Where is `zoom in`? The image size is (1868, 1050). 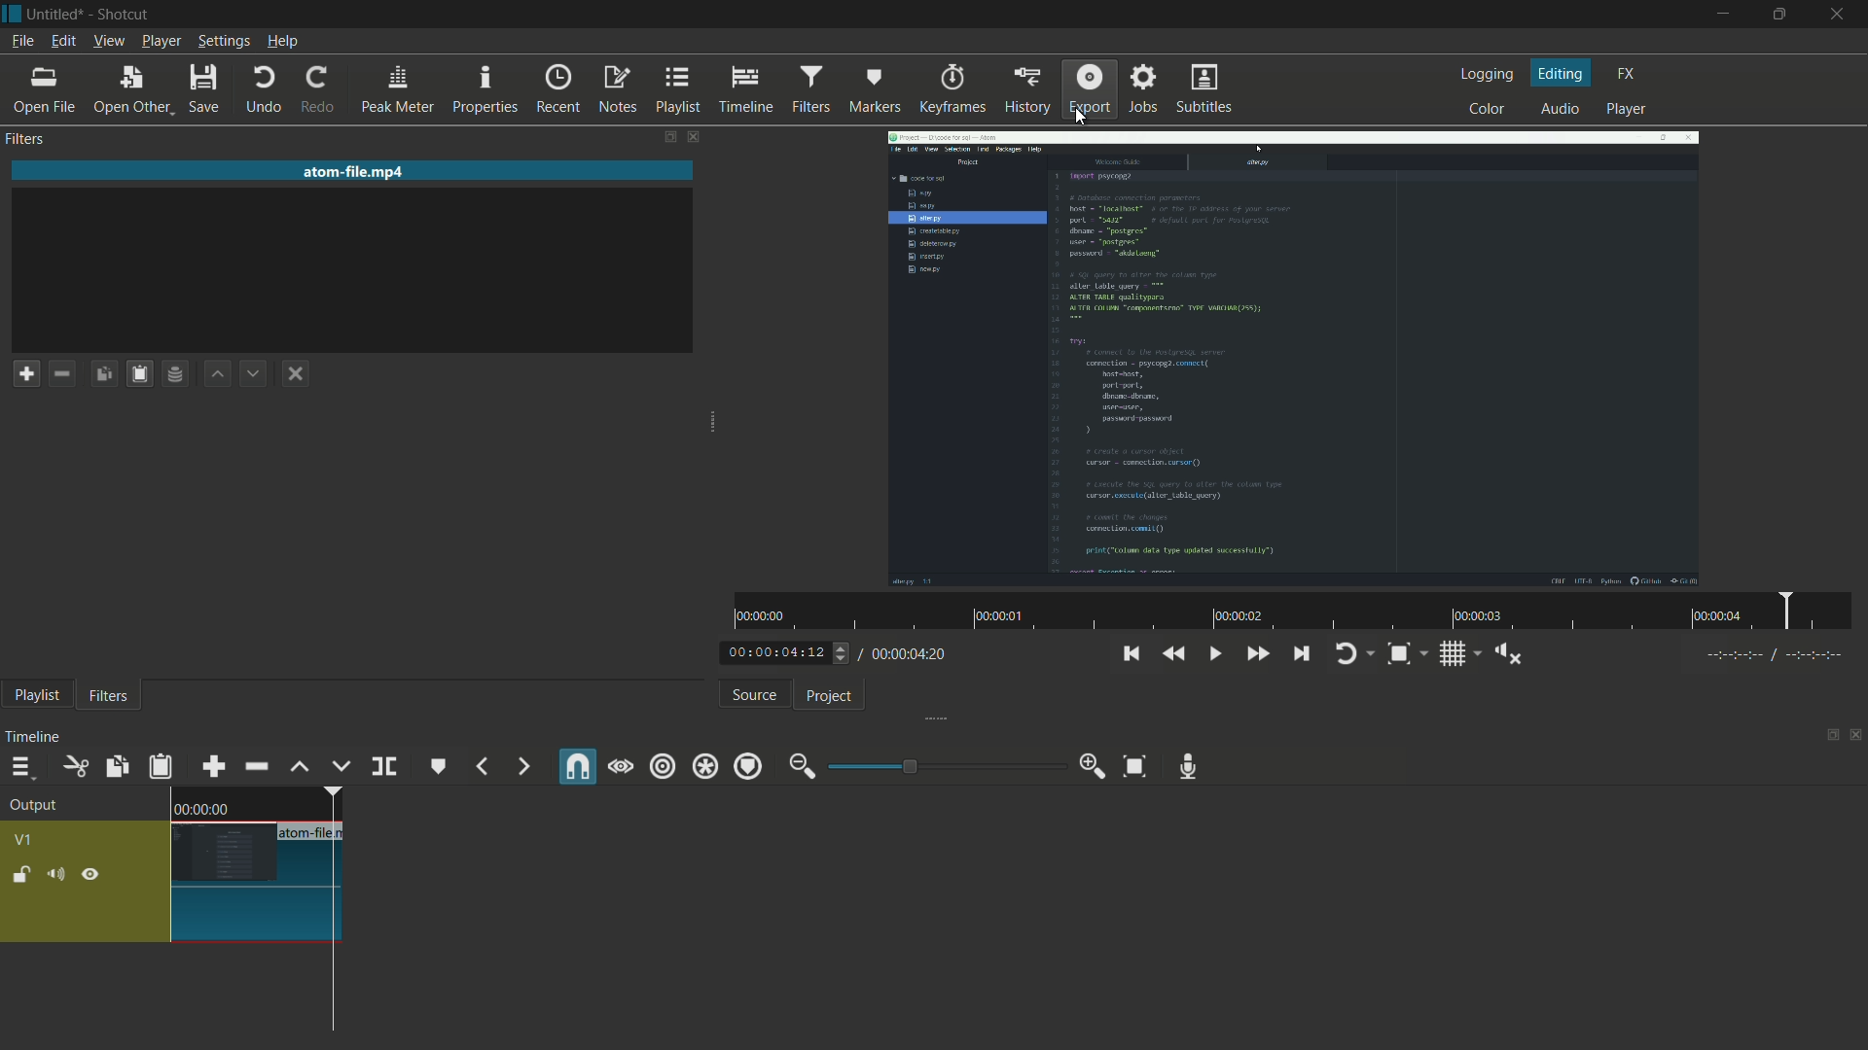 zoom in is located at coordinates (1093, 767).